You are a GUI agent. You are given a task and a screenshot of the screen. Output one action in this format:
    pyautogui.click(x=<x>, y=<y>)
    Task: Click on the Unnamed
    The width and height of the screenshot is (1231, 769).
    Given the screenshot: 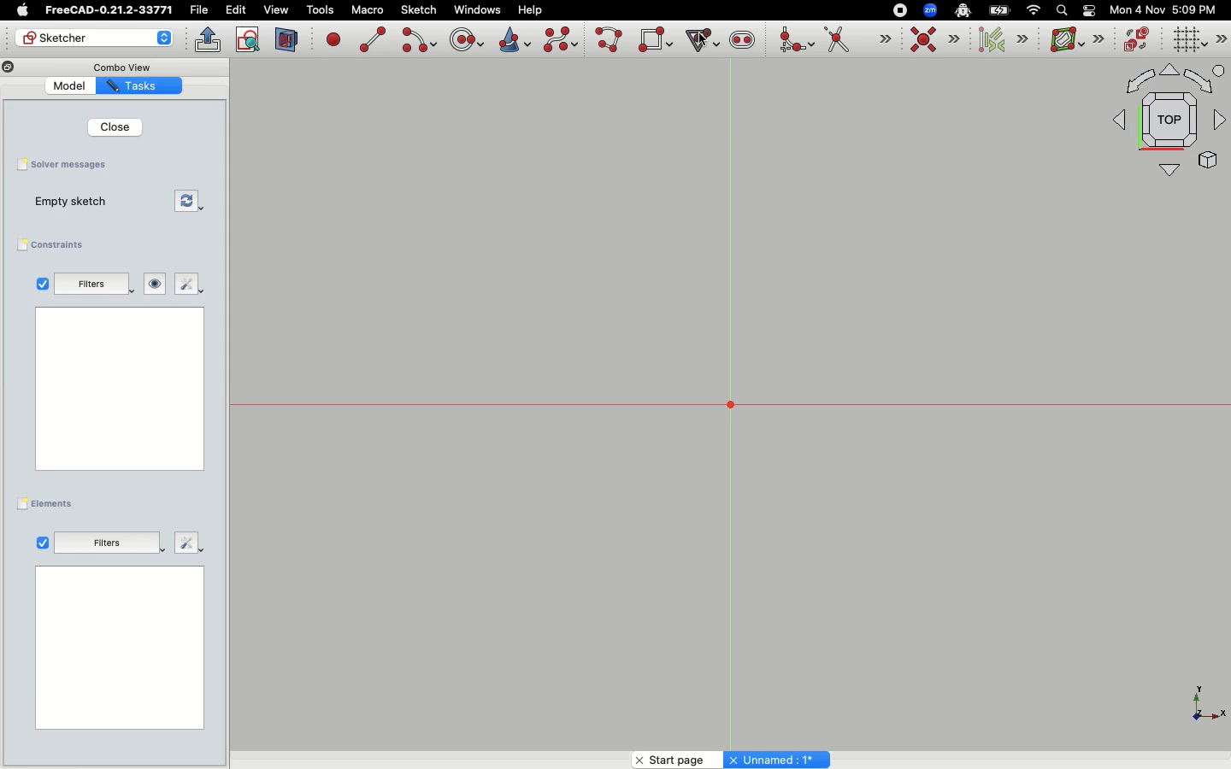 What is the action you would take?
    pyautogui.click(x=779, y=759)
    